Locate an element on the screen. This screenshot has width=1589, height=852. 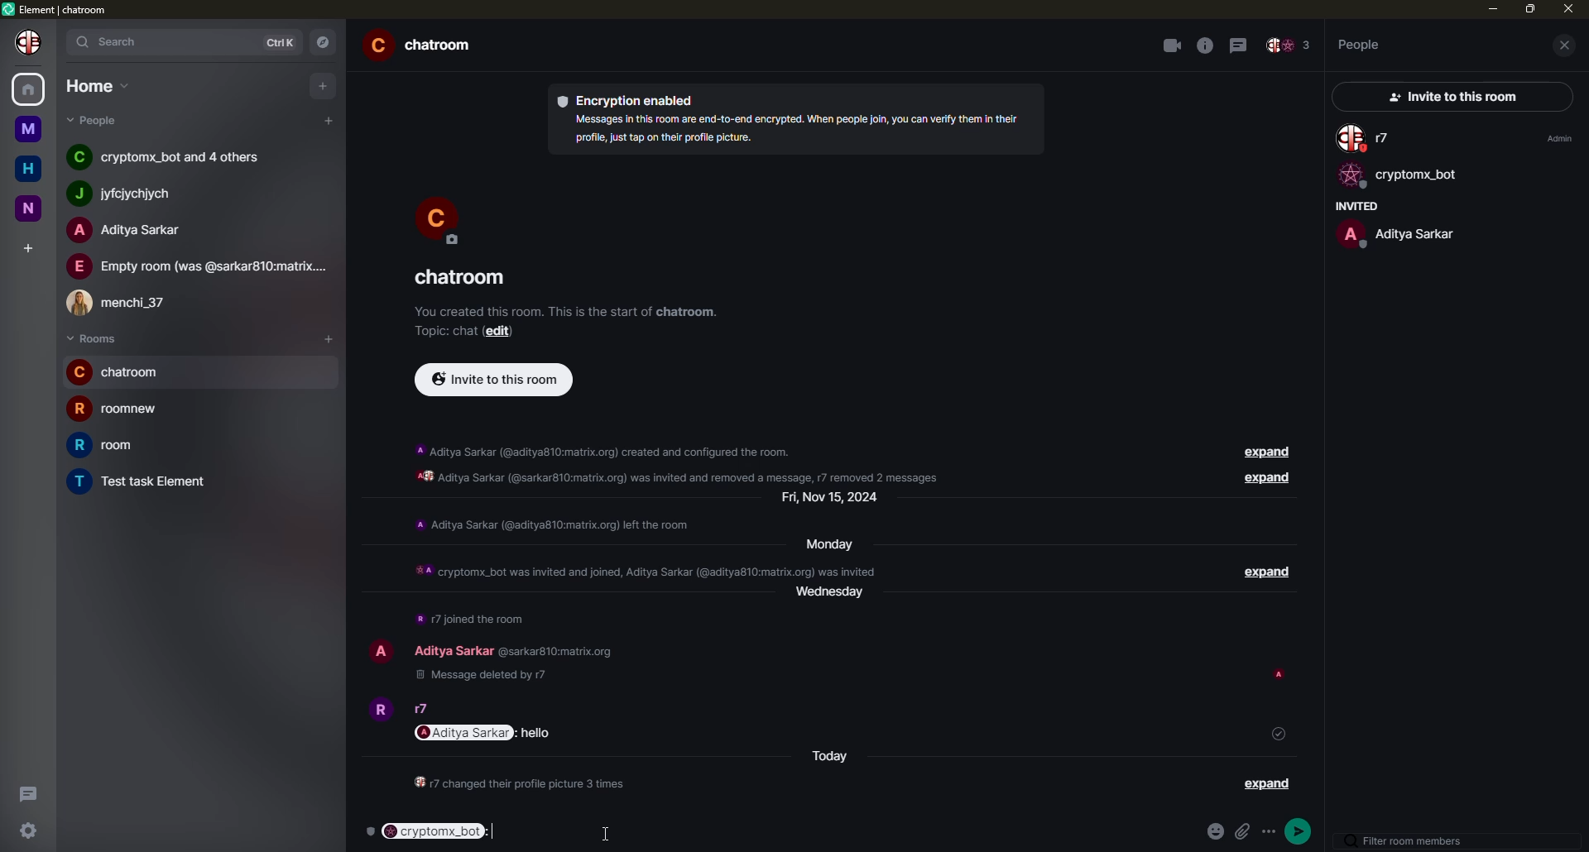
cursor is located at coordinates (609, 832).